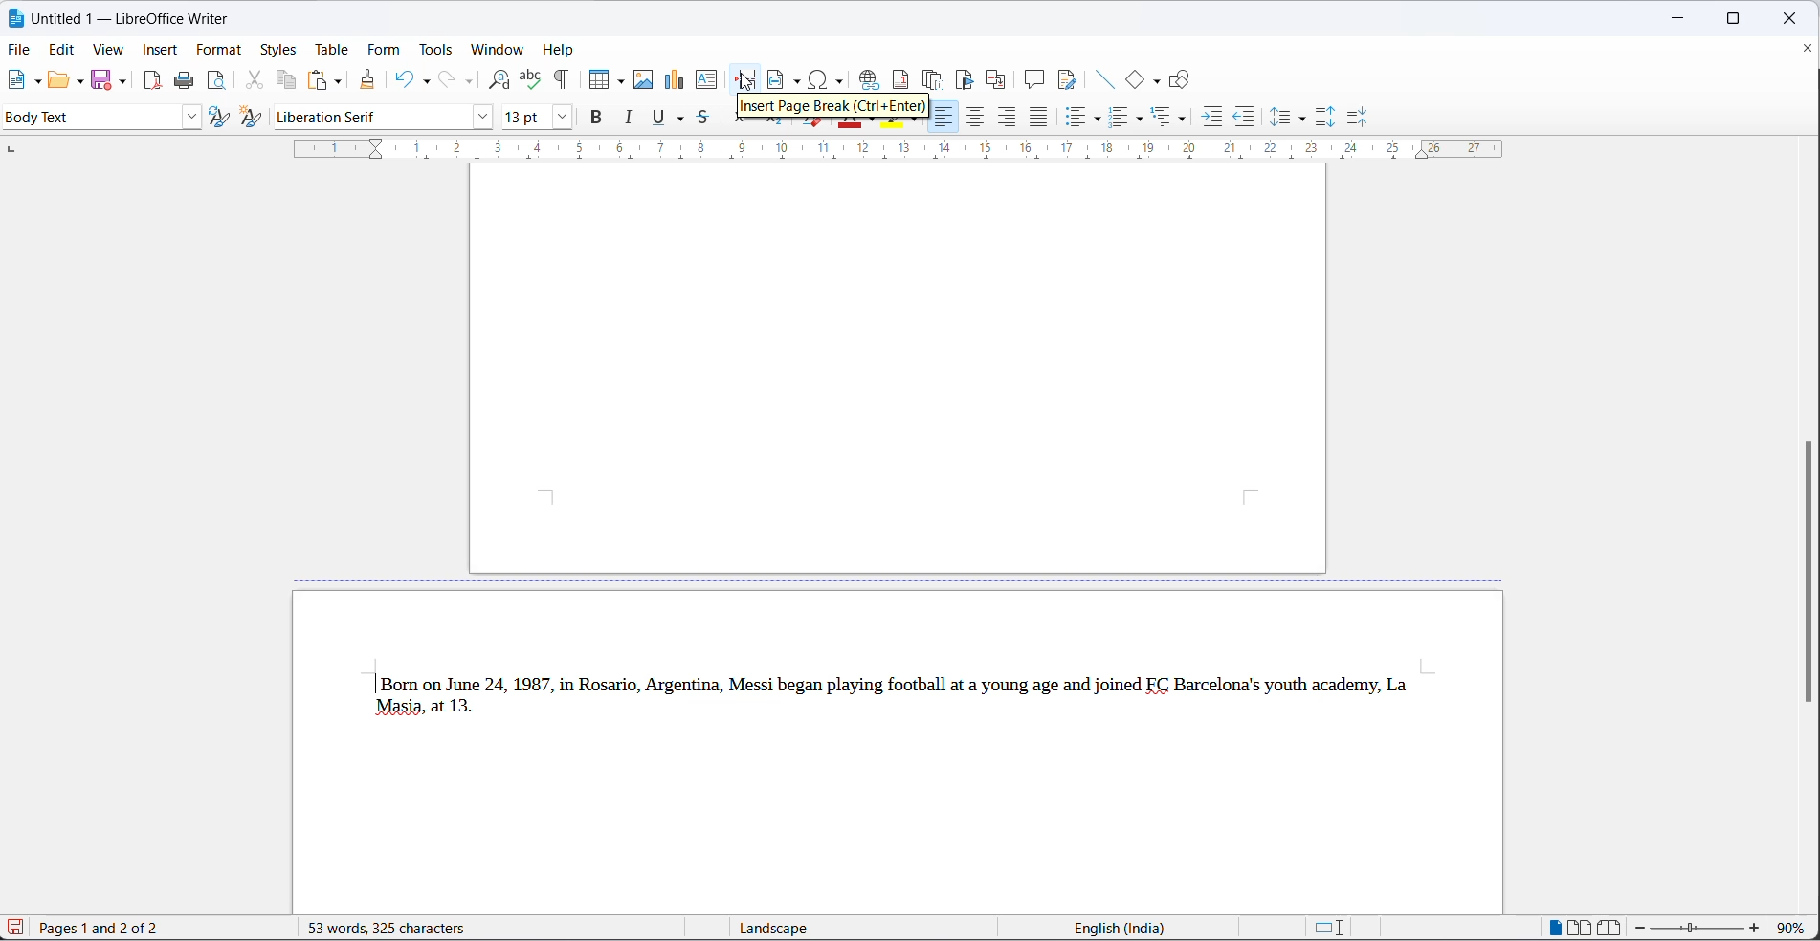  I want to click on page, so click(894, 374).